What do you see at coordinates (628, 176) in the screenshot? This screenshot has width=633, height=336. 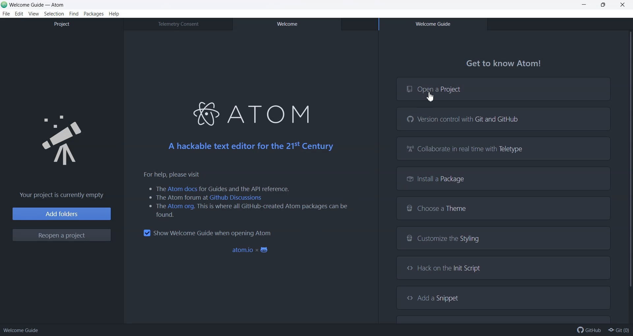 I see `Vertical Scrollbar` at bounding box center [628, 176].